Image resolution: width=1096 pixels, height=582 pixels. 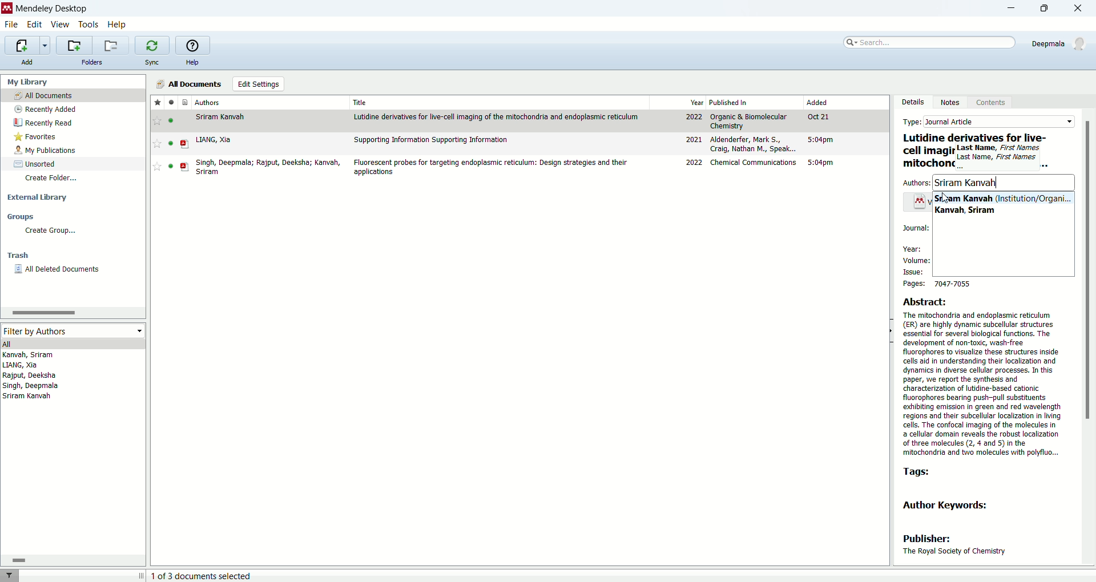 I want to click on create folder, so click(x=53, y=179).